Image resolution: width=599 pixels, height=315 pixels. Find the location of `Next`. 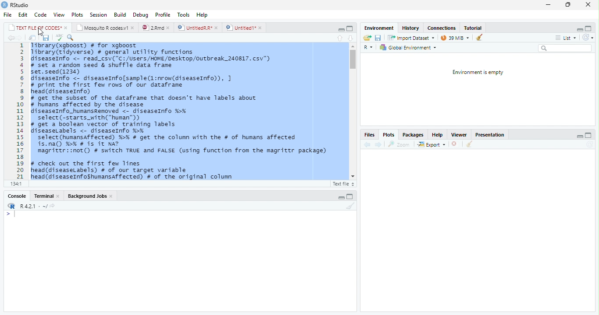

Next is located at coordinates (21, 38).